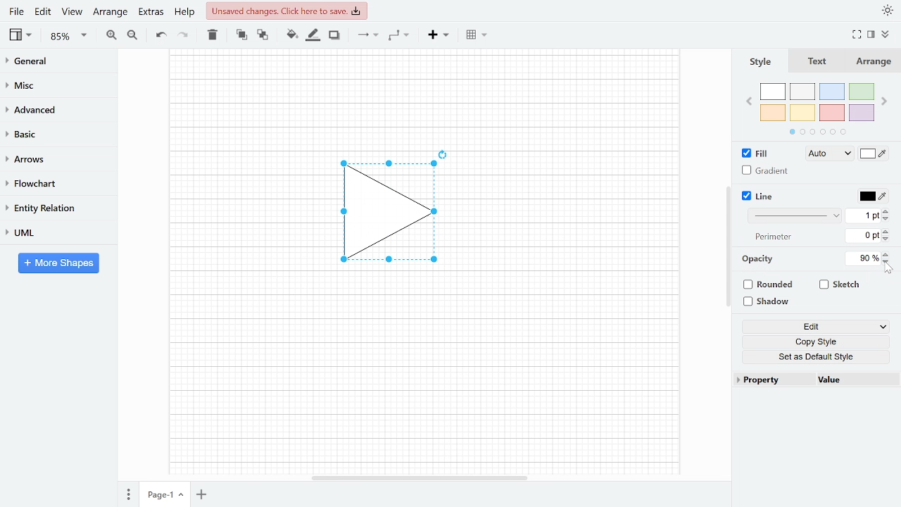 The width and height of the screenshot is (901, 507). What do you see at coordinates (887, 254) in the screenshot?
I see `Increase Opacity` at bounding box center [887, 254].